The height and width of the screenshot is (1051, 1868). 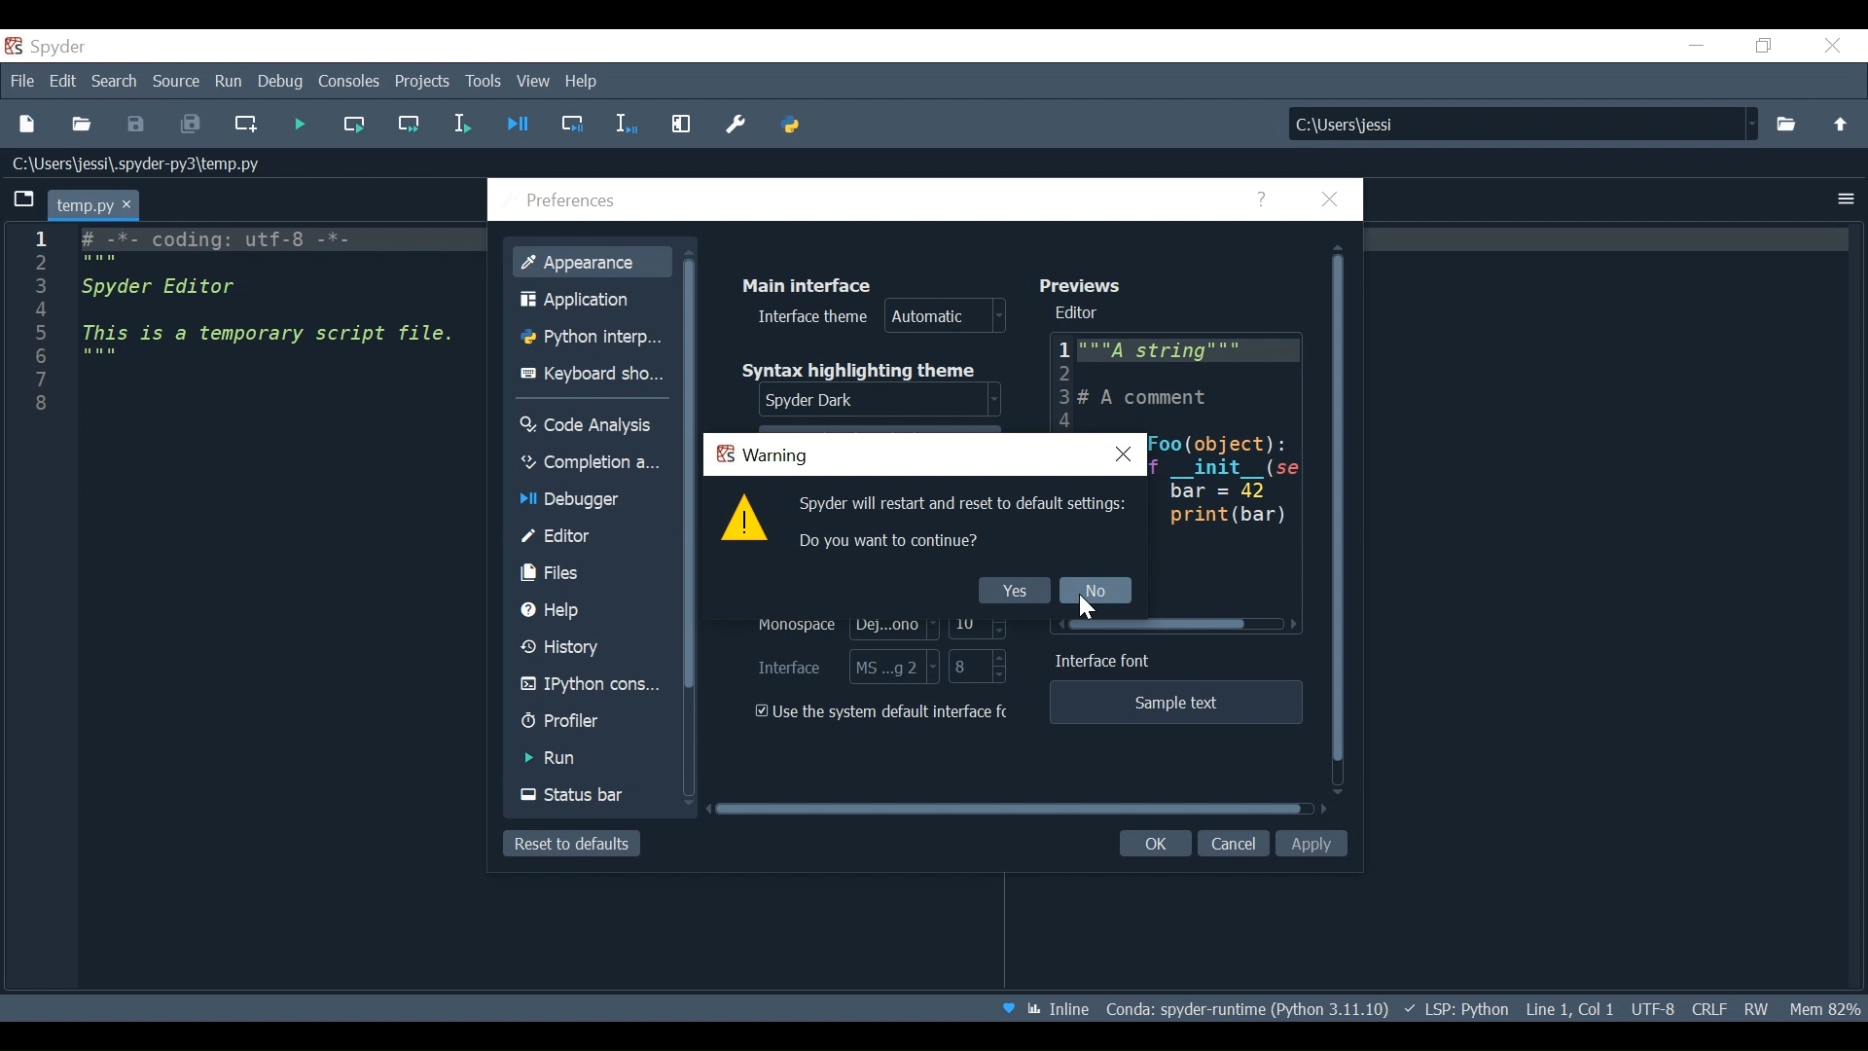 What do you see at coordinates (24, 81) in the screenshot?
I see `File` at bounding box center [24, 81].